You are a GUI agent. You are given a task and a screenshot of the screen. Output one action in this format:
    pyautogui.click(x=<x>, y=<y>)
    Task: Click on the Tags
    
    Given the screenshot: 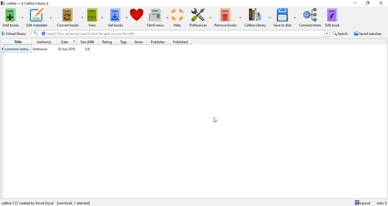 What is the action you would take?
    pyautogui.click(x=123, y=41)
    